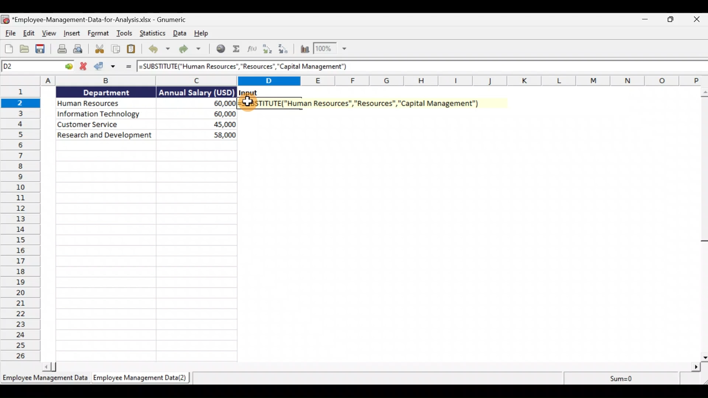  Describe the element at coordinates (620, 378) in the screenshot. I see `Sum=0` at that location.